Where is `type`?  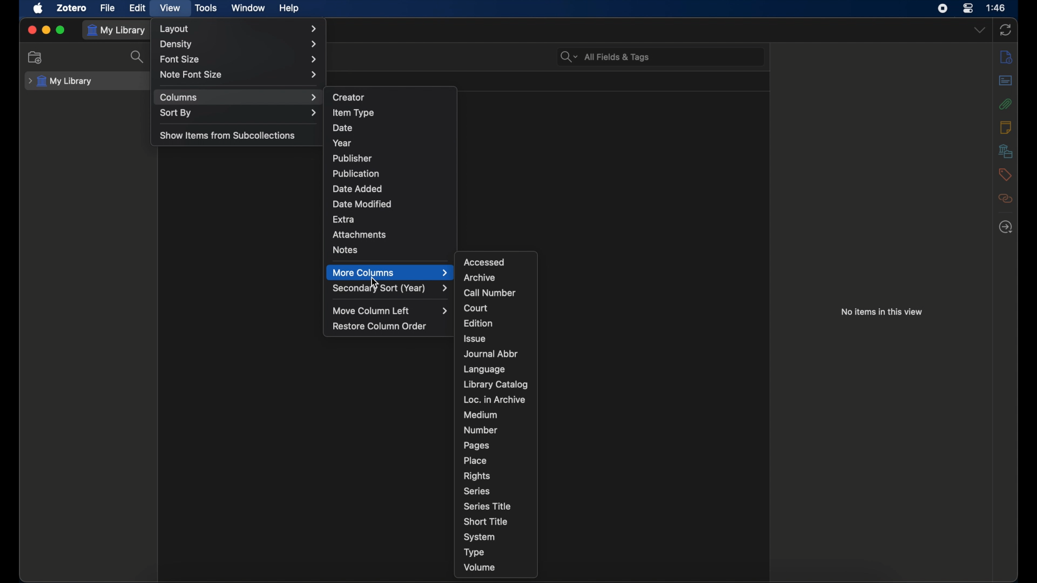 type is located at coordinates (474, 552).